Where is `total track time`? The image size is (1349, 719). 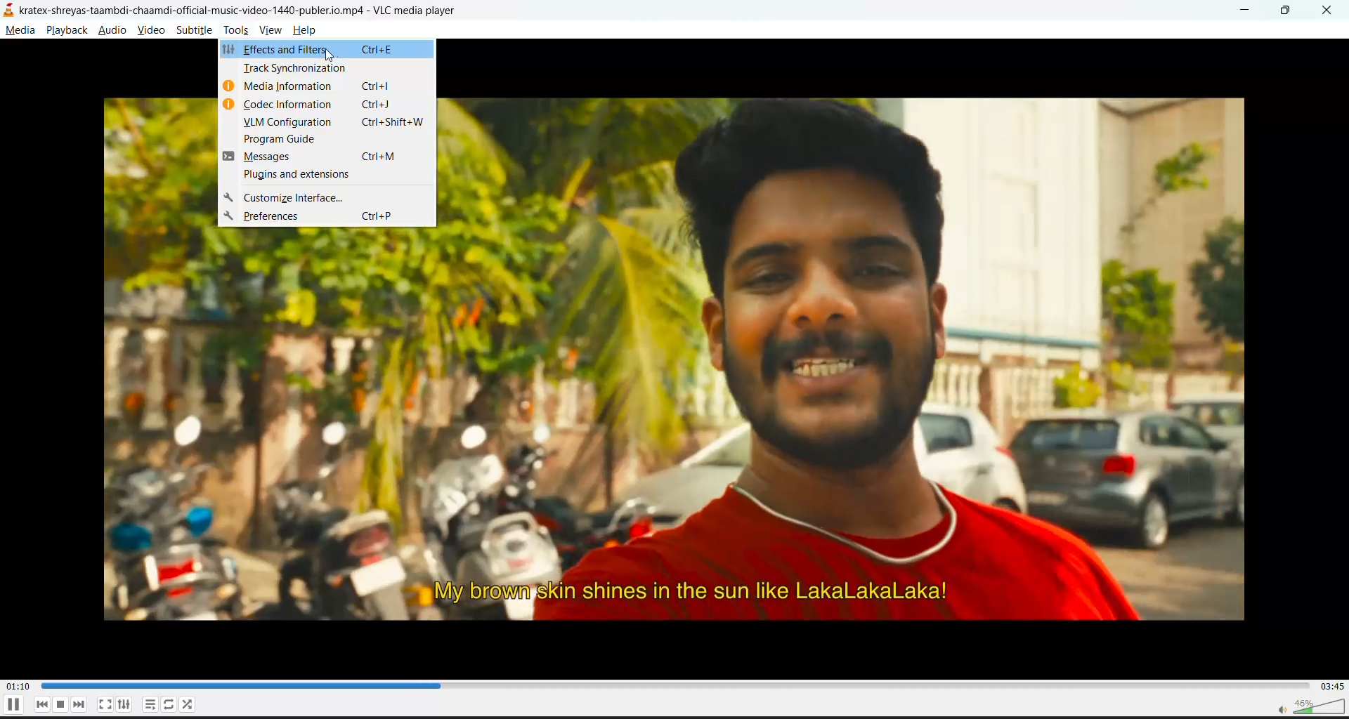 total track time is located at coordinates (1331, 685).